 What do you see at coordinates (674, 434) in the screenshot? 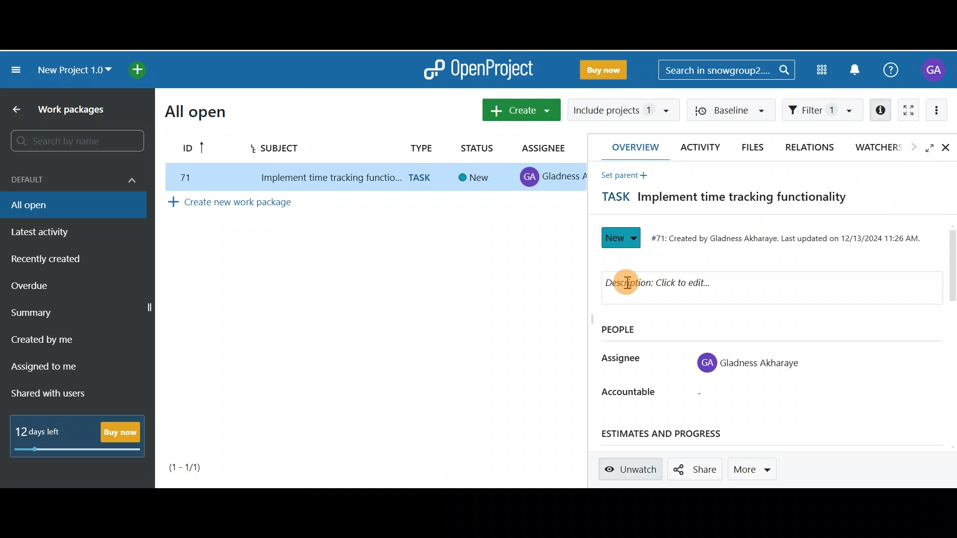
I see `Estimates and progress` at bounding box center [674, 434].